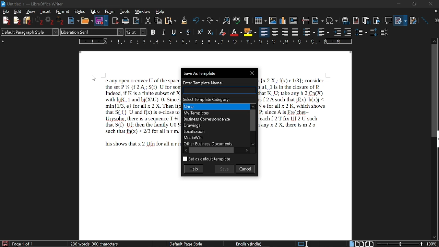  I want to click on standard selection, so click(303, 244).